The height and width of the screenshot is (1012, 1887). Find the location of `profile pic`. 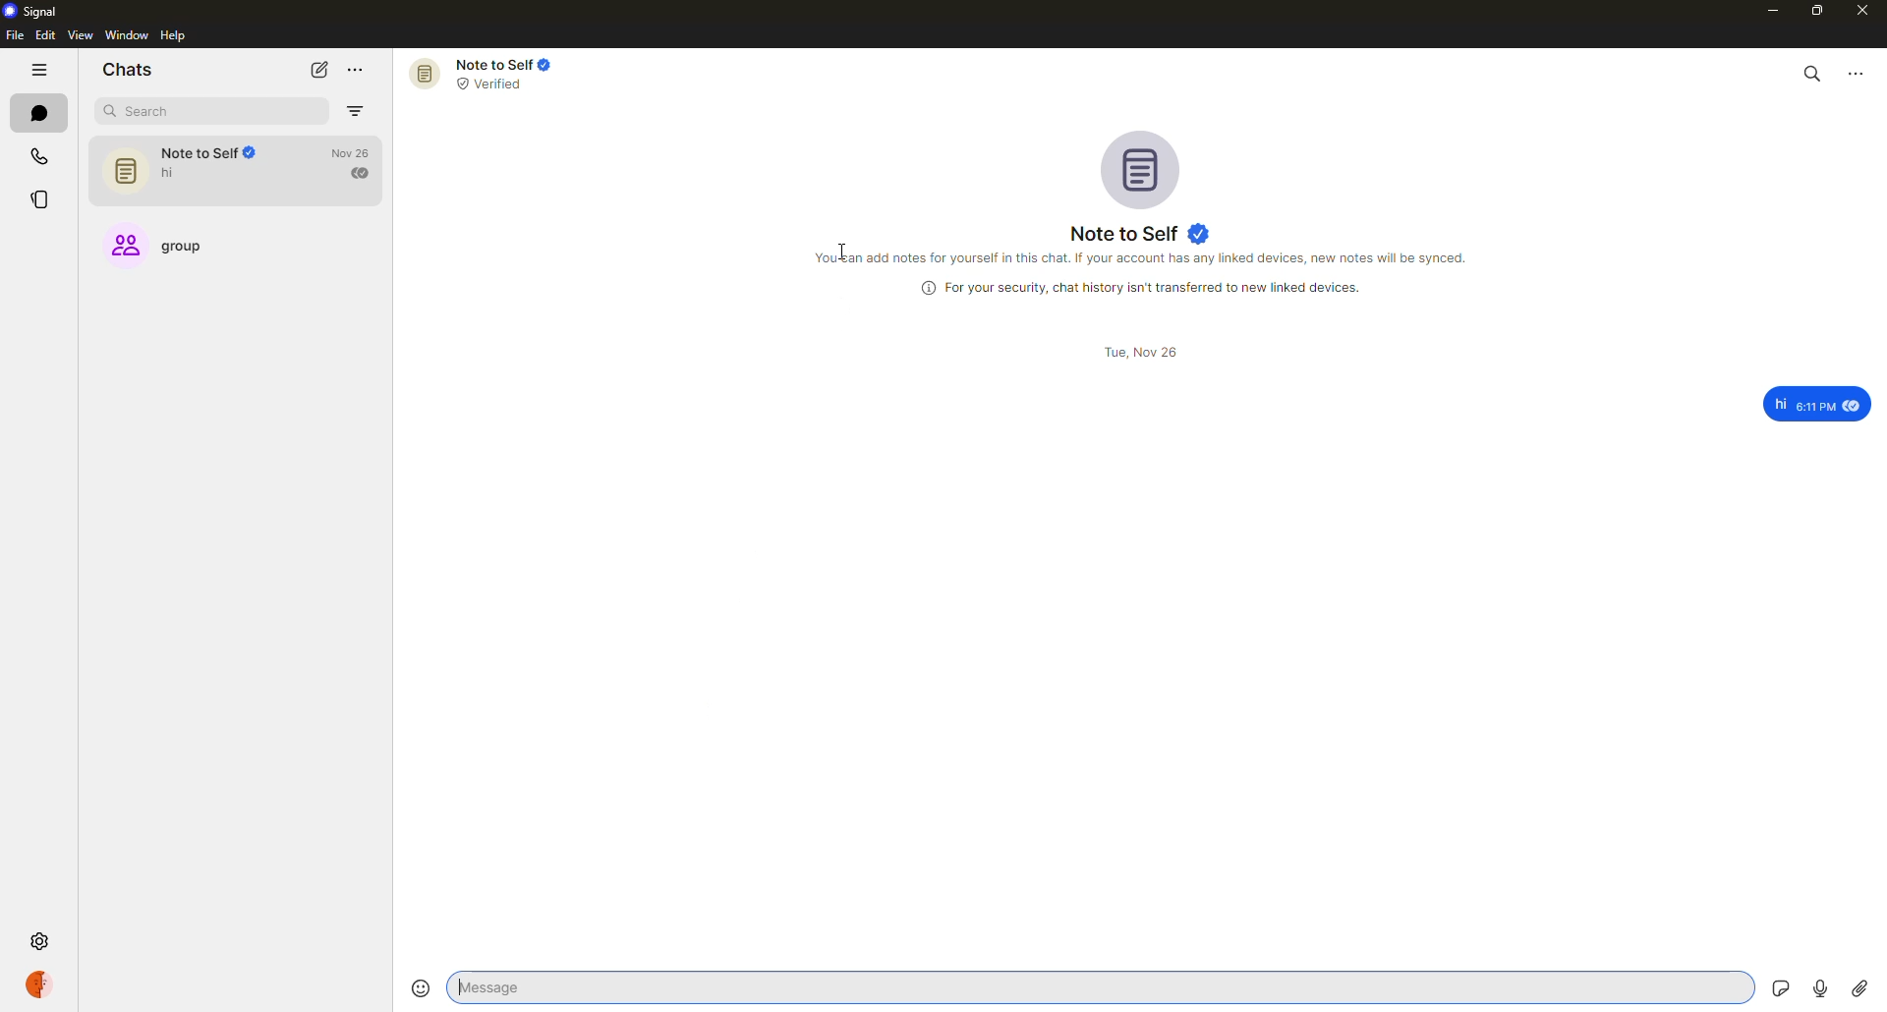

profile pic is located at coordinates (1136, 168).